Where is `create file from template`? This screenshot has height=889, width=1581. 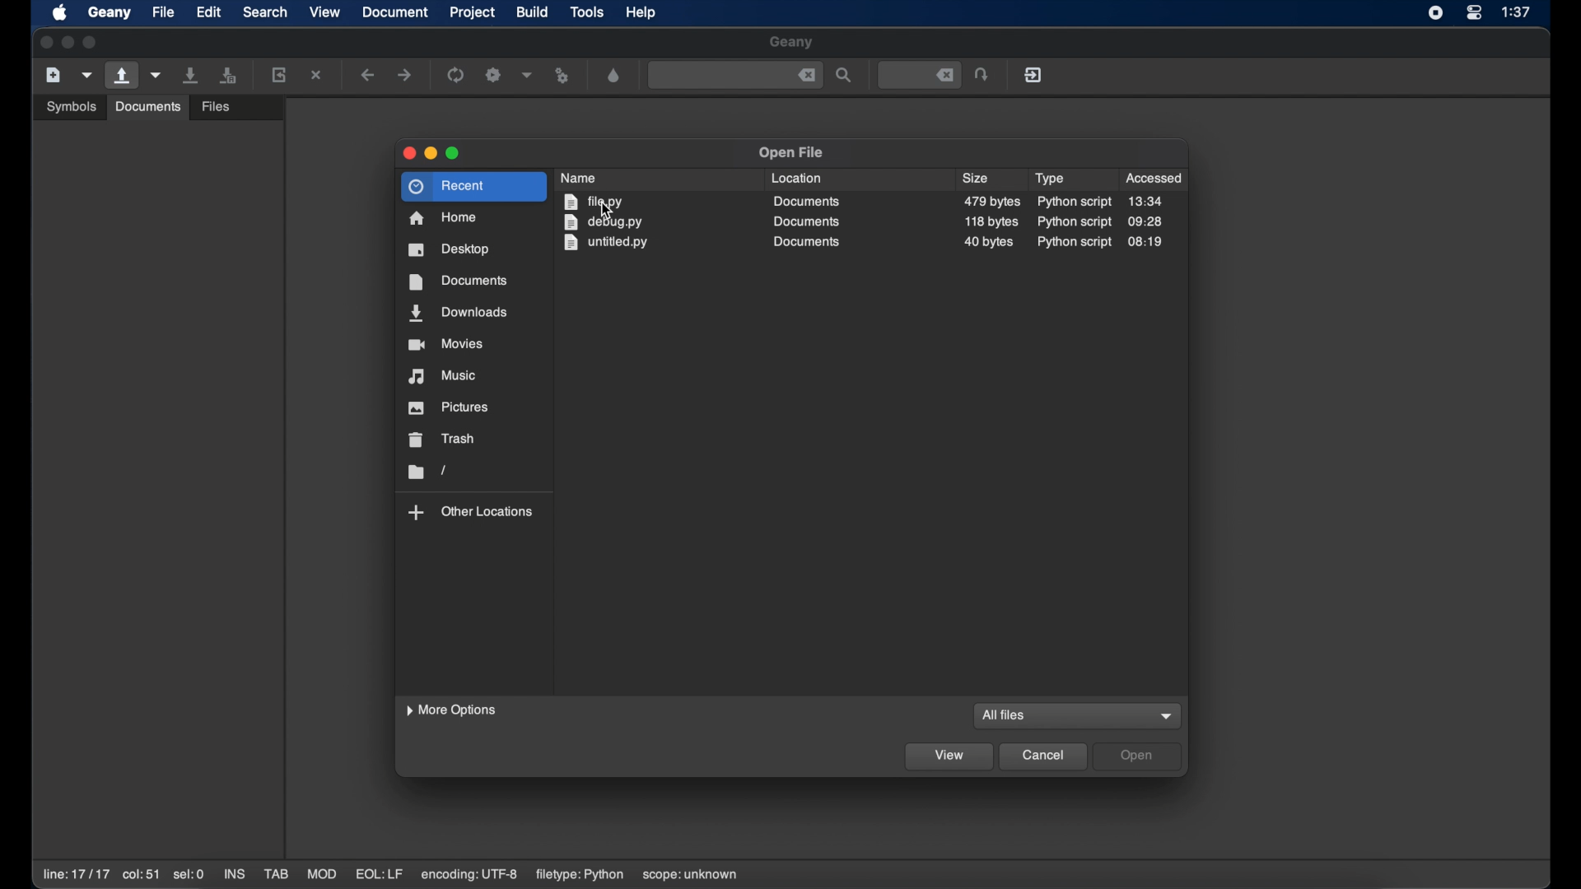 create file from template is located at coordinates (87, 75).